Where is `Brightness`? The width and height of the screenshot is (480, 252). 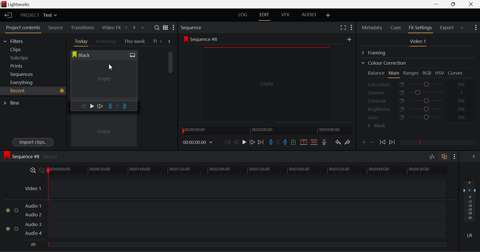
Brightness is located at coordinates (418, 108).